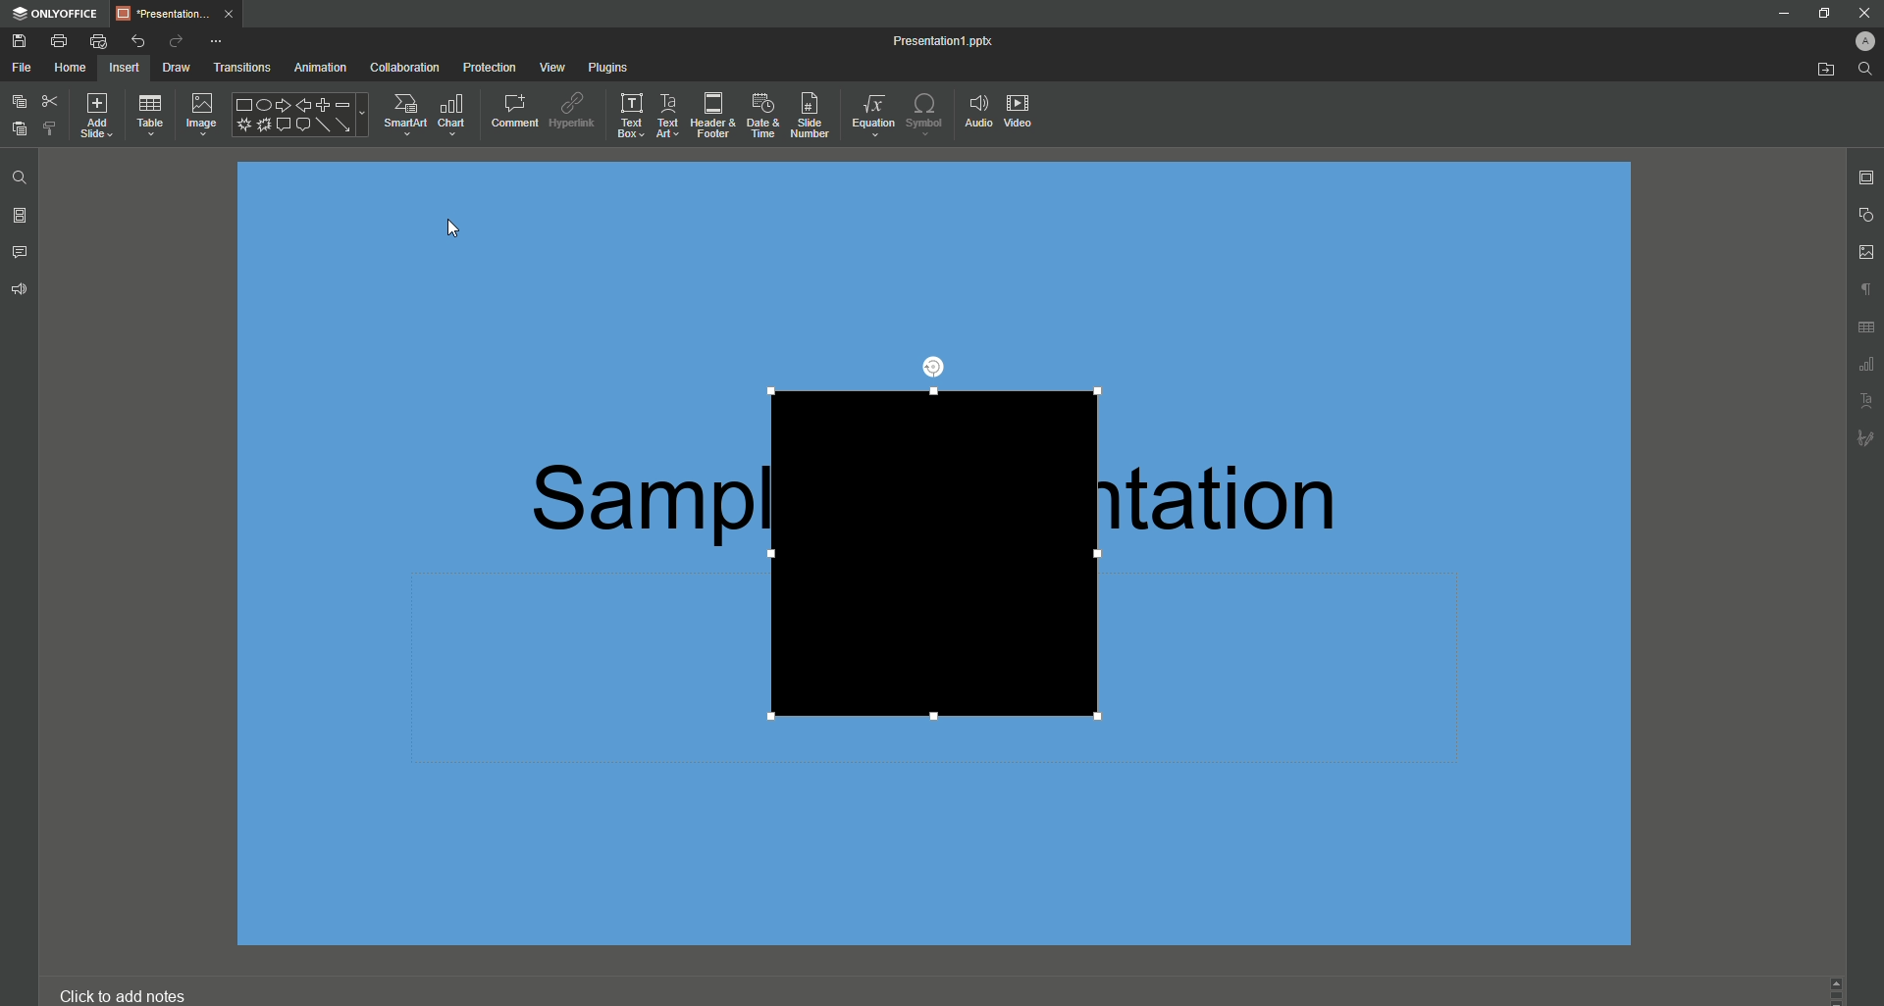 The image size is (1884, 1006). I want to click on Table settings, so click(1866, 330).